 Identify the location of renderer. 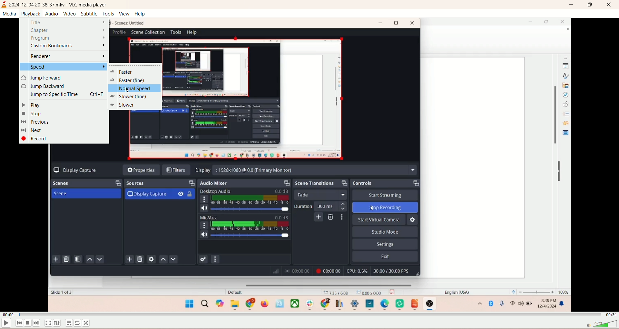
(68, 56).